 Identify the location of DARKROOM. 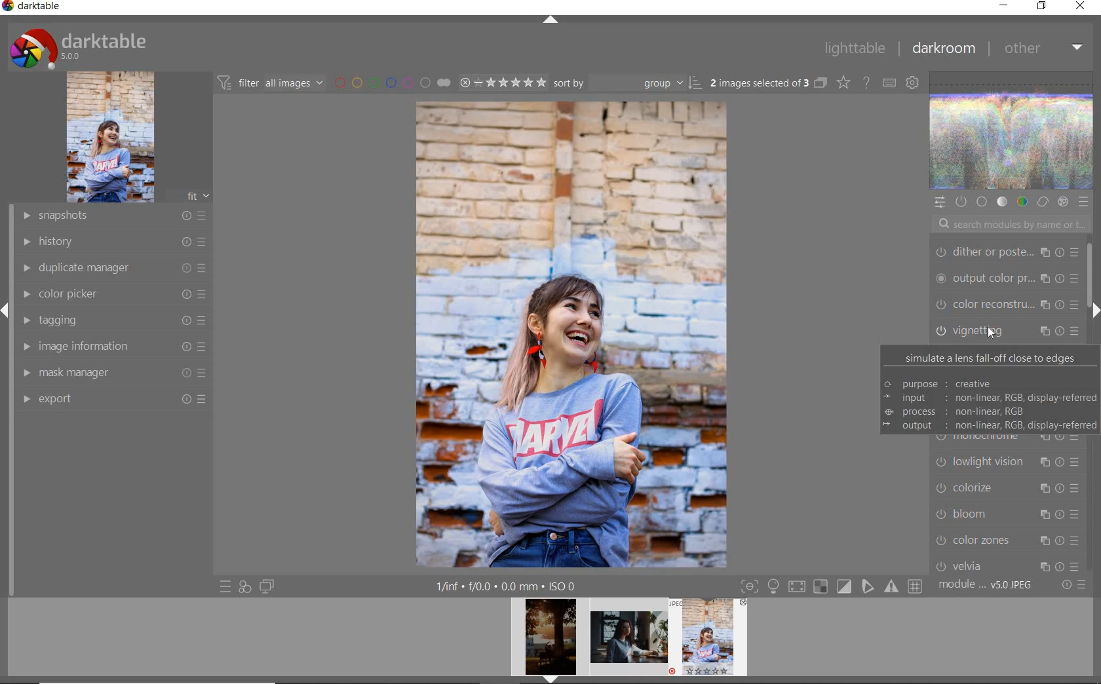
(943, 48).